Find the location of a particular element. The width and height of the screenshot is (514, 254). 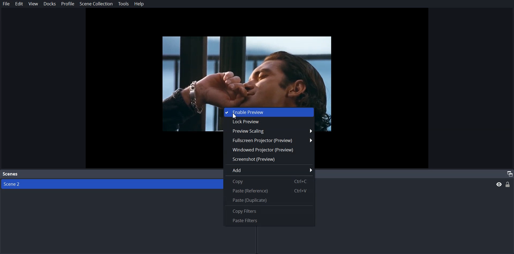

Lock Preview is located at coordinates (268, 122).